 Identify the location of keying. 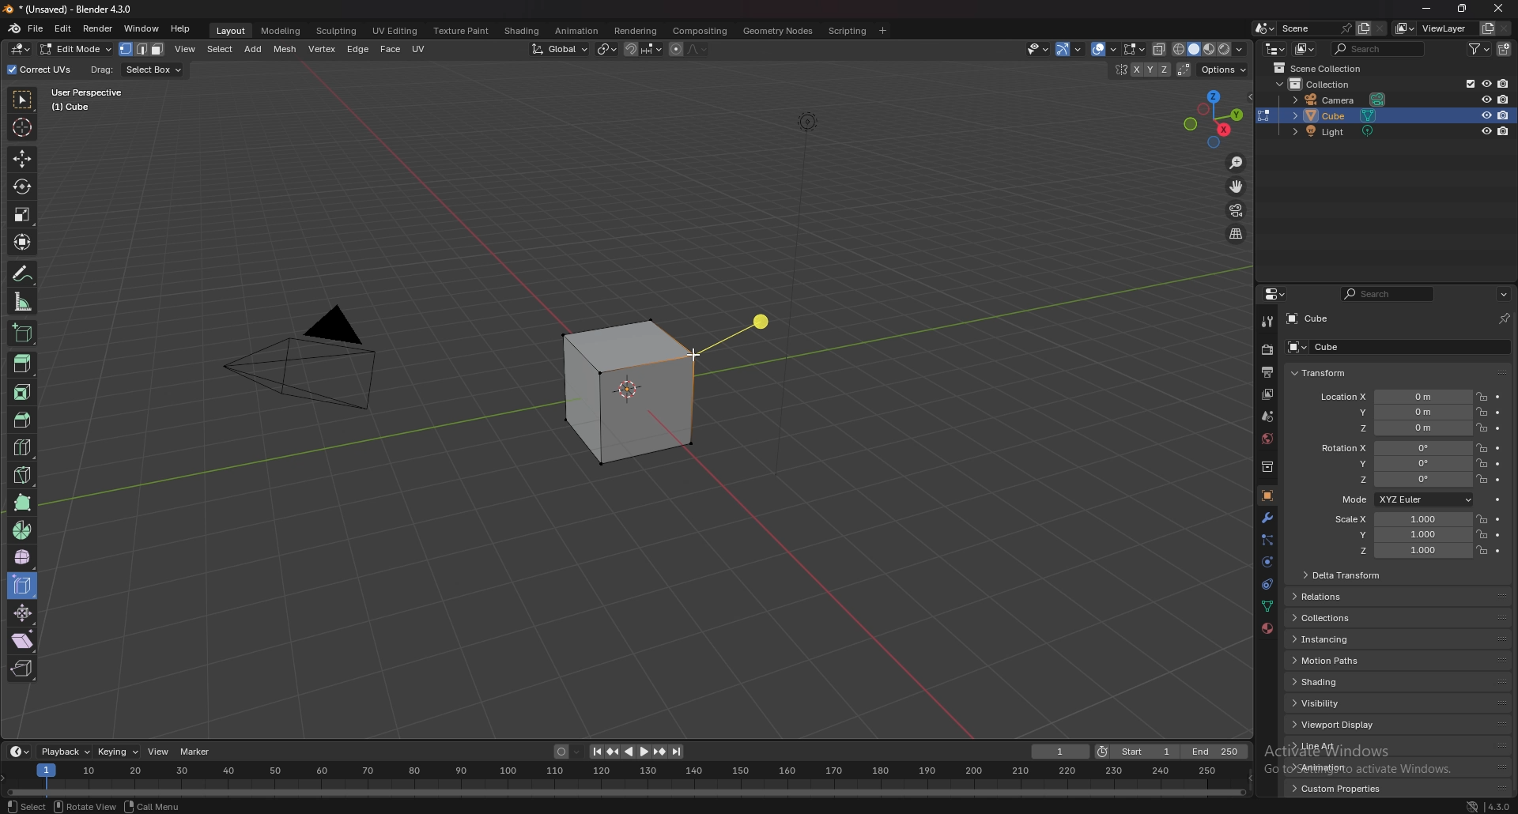
(117, 752).